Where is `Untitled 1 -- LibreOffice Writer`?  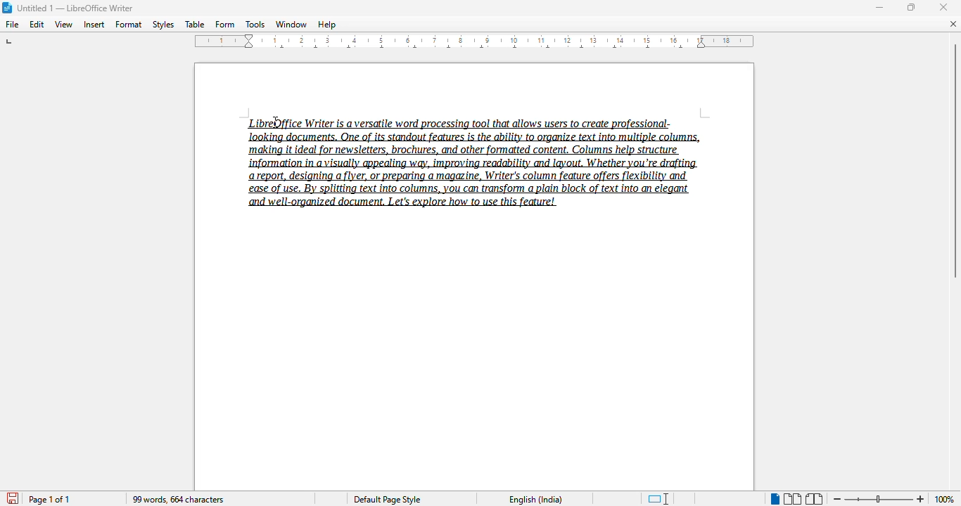 Untitled 1 -- LibreOffice Writer is located at coordinates (77, 9).